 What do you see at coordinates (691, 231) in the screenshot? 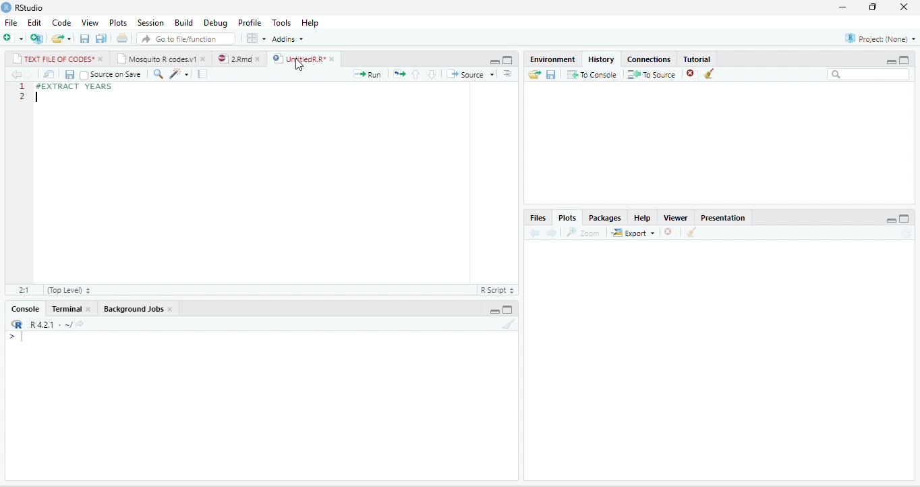
I see `clear` at bounding box center [691, 231].